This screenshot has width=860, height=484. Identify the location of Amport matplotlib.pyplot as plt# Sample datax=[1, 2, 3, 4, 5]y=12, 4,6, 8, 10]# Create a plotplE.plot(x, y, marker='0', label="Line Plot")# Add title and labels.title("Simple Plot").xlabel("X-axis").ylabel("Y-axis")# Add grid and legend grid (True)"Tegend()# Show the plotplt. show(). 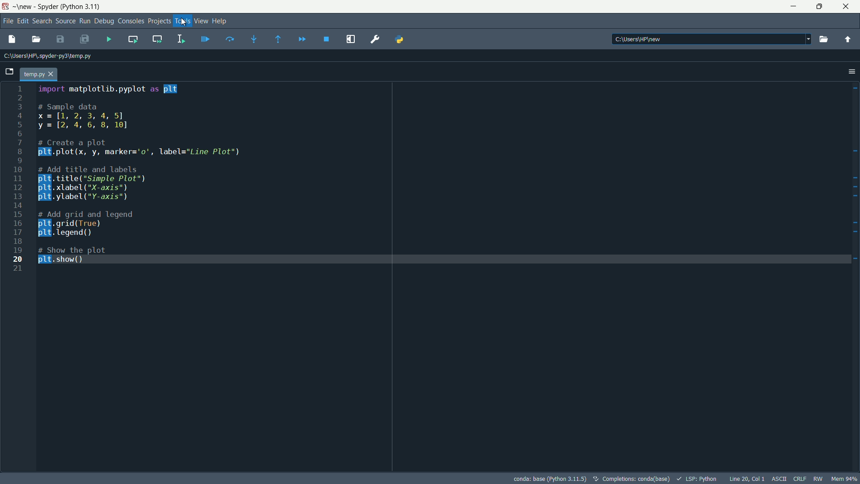
(142, 176).